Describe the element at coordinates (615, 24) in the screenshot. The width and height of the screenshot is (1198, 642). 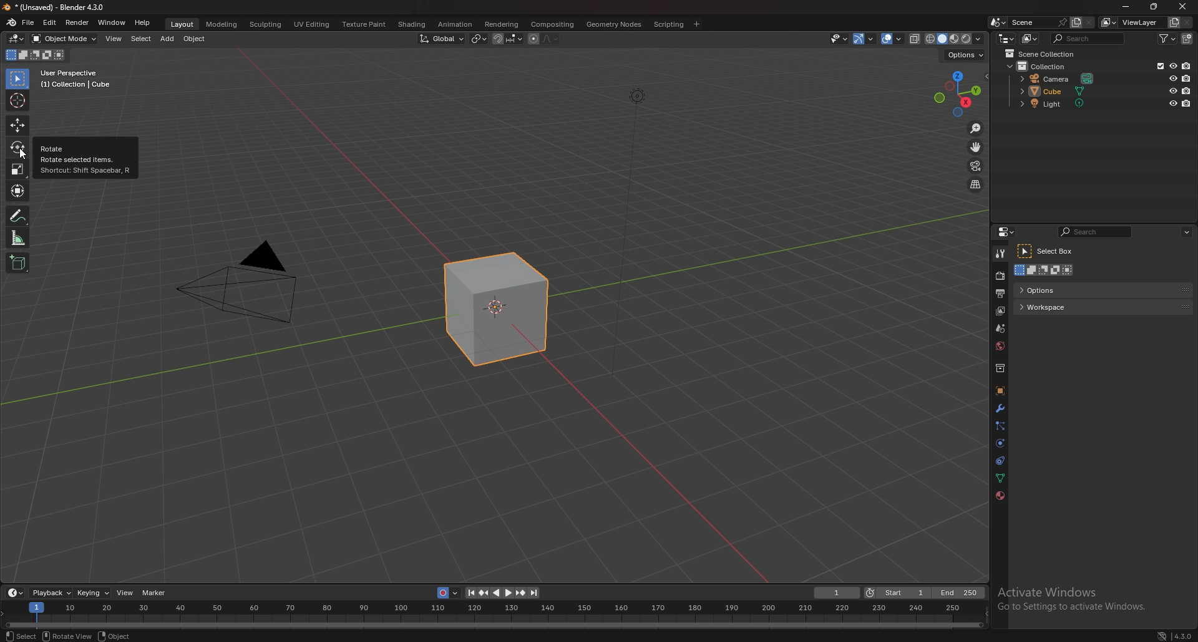
I see `geometry nodes` at that location.